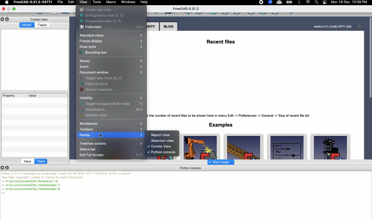 This screenshot has height=220, width=372. What do you see at coordinates (111, 110) in the screenshot?
I see `Appearance` at bounding box center [111, 110].